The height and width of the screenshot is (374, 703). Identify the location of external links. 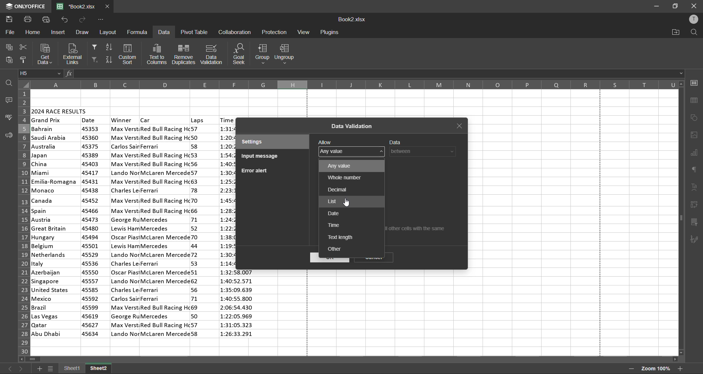
(72, 53).